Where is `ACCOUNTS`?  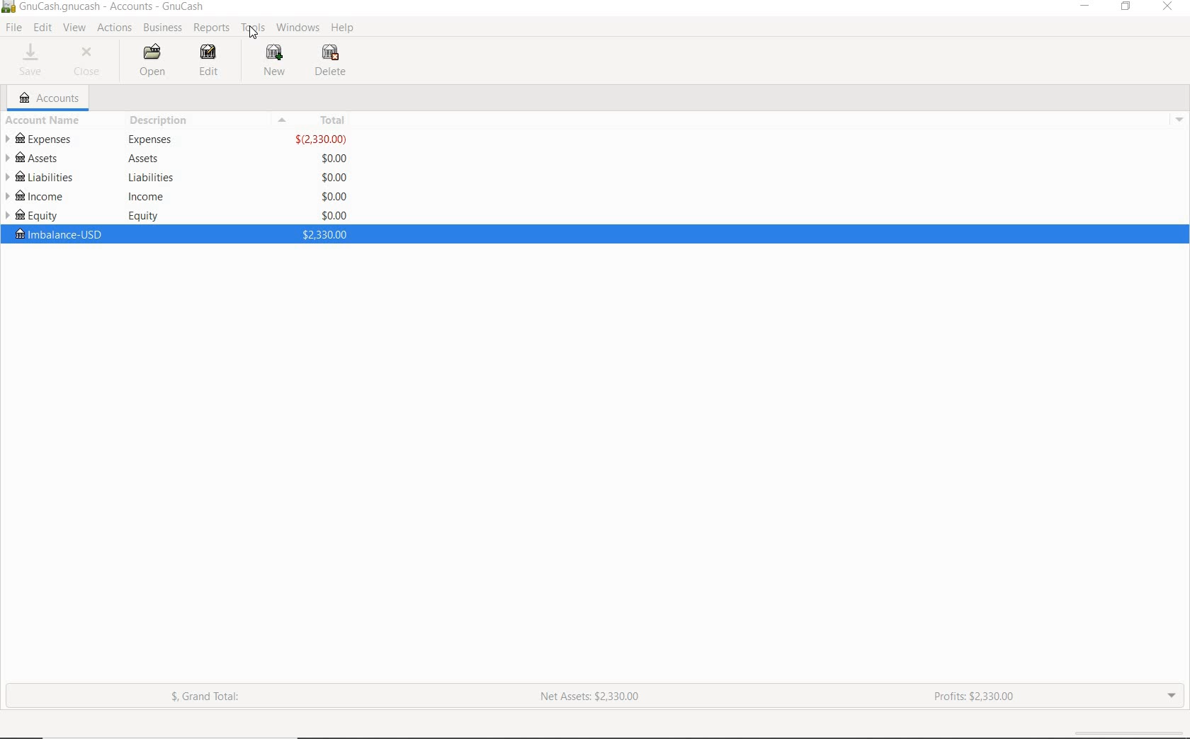 ACCOUNTS is located at coordinates (47, 98).